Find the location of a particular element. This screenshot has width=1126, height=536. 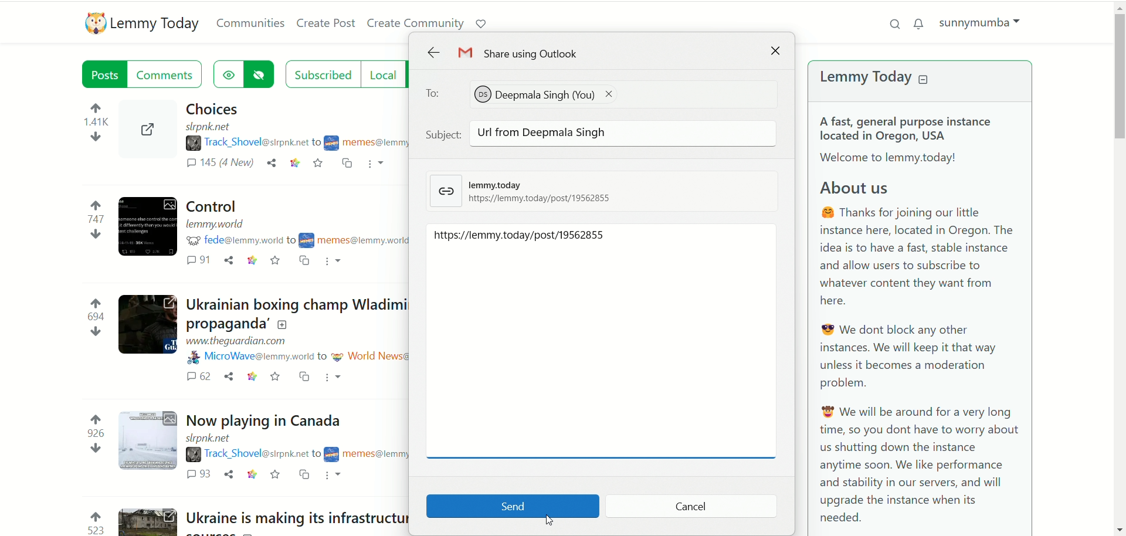

cross post is located at coordinates (304, 376).